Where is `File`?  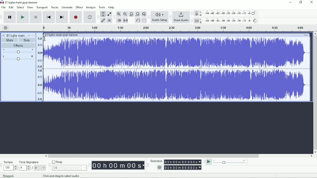
File is located at coordinates (3, 7).